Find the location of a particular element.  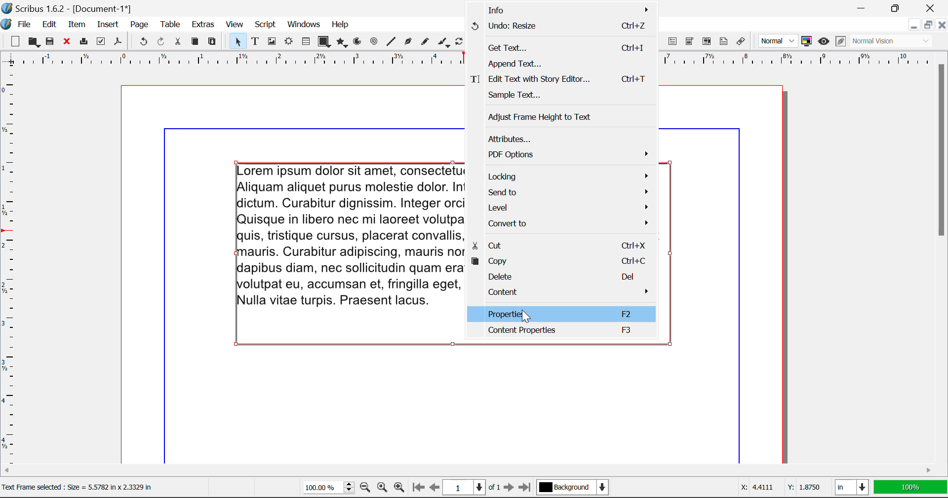

Preview Mode is located at coordinates (824, 41).